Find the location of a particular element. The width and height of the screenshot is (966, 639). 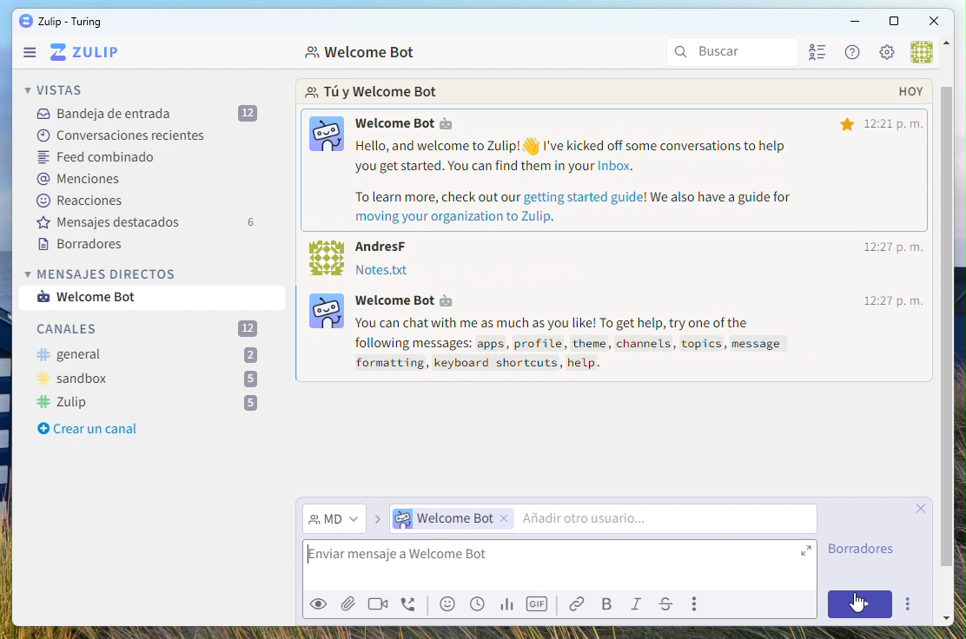

Feed is located at coordinates (99, 159).